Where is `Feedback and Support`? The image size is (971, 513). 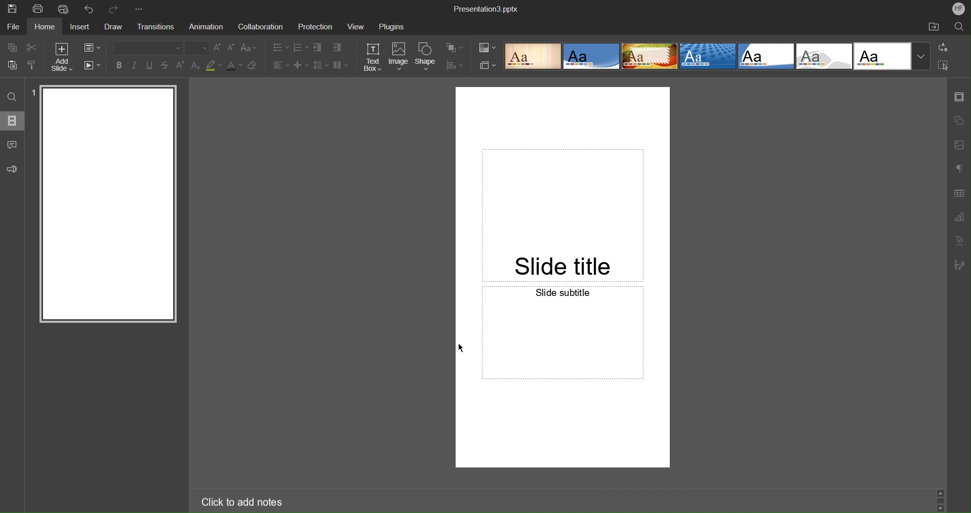
Feedback and Support is located at coordinates (12, 169).